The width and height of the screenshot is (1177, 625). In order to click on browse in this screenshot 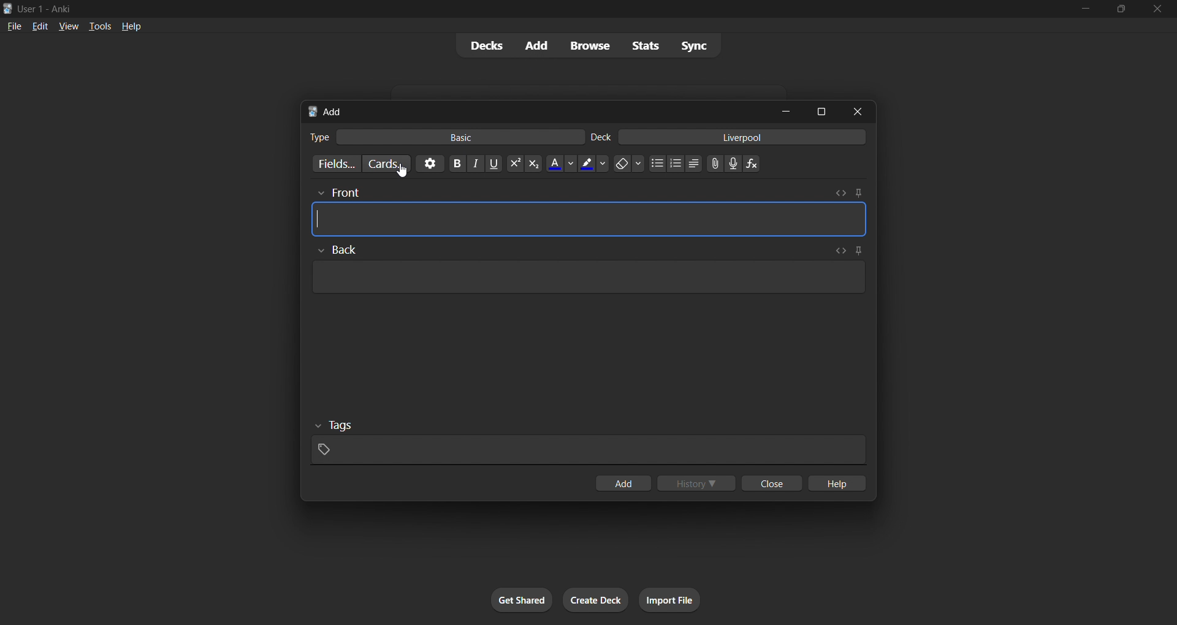, I will do `click(586, 45)`.